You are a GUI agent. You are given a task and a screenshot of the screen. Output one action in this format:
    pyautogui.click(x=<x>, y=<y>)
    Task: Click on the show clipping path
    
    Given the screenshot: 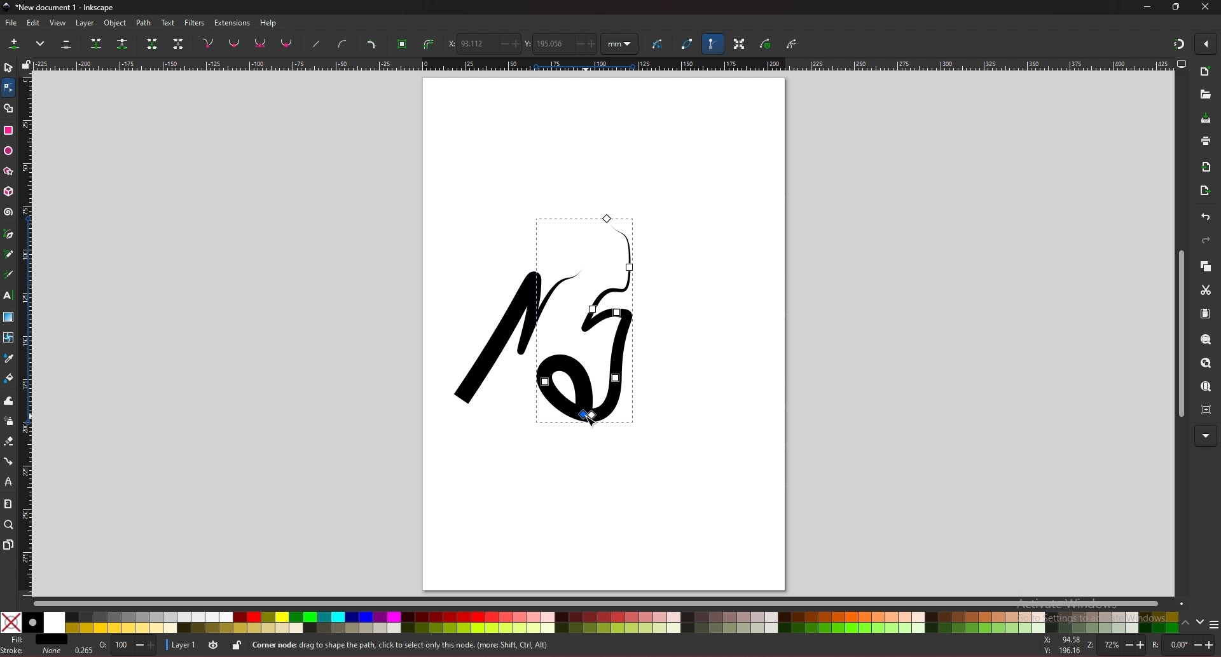 What is the action you would take?
    pyautogui.click(x=792, y=45)
    